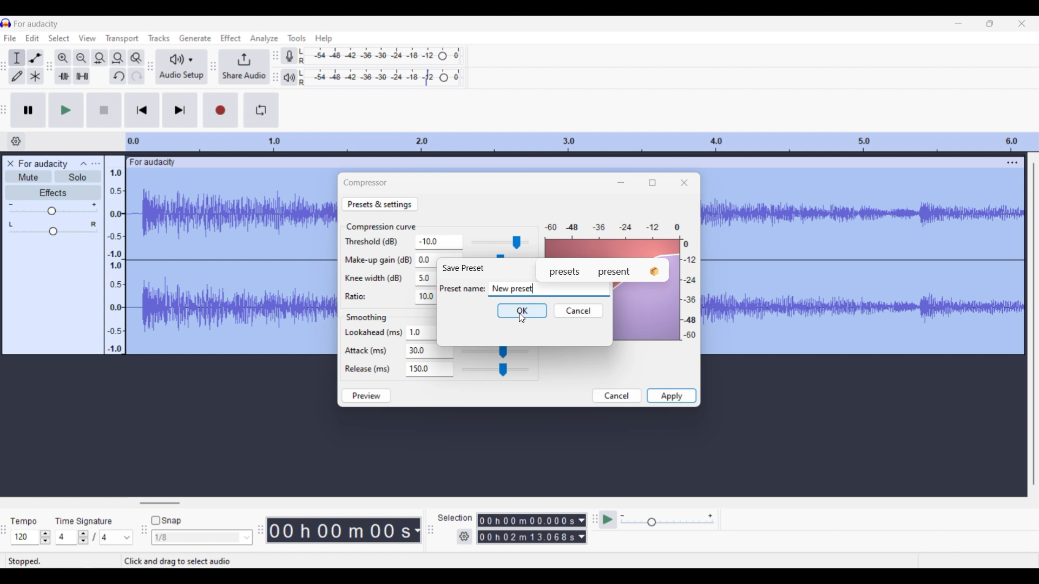 Image resolution: width=1039 pixels, height=584 pixels. Describe the element at coordinates (95, 537) in the screenshot. I see `Time signature settings` at that location.